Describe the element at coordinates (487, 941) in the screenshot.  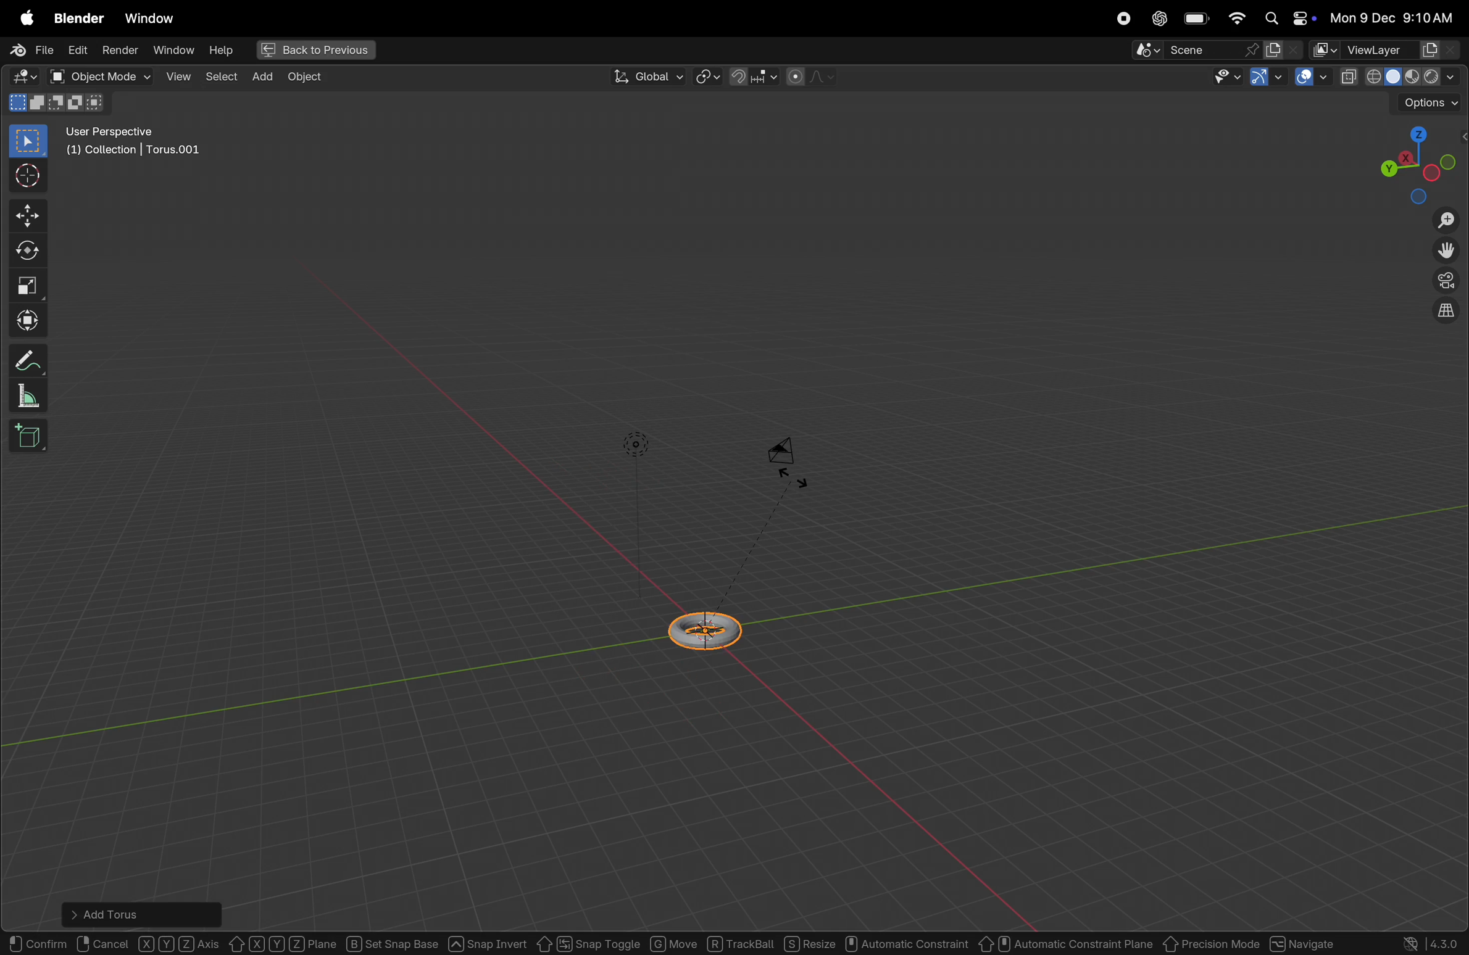
I see `snap invert` at that location.